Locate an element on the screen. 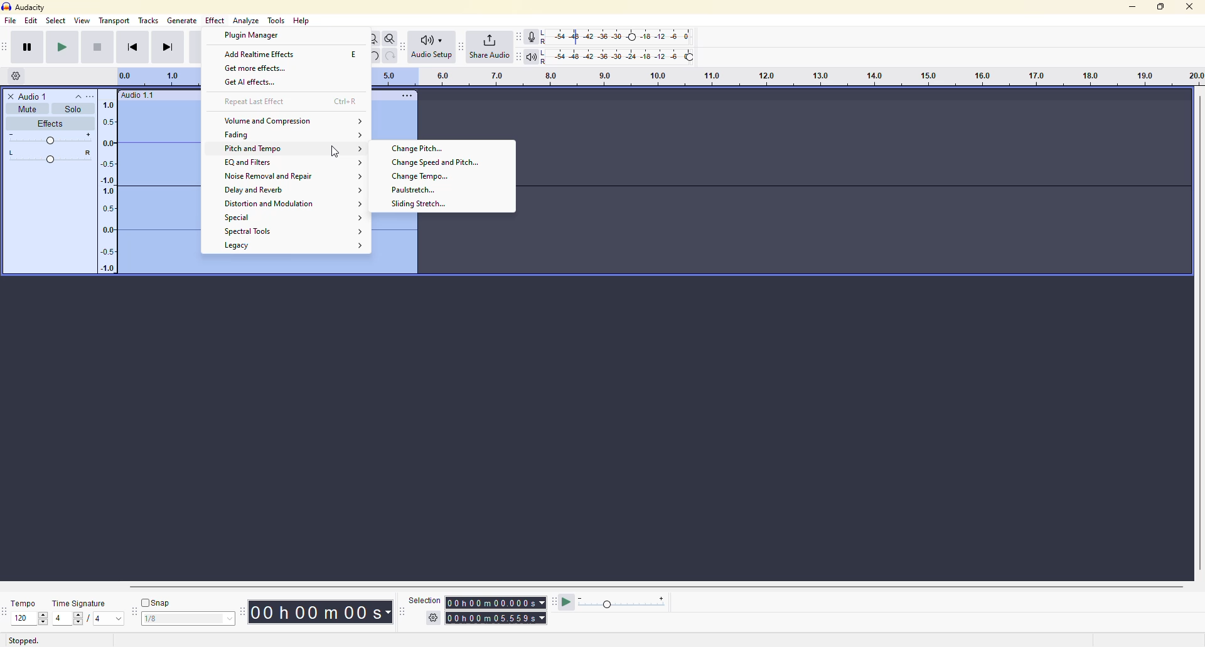 This screenshot has height=647, width=1205. 4 is located at coordinates (59, 618).